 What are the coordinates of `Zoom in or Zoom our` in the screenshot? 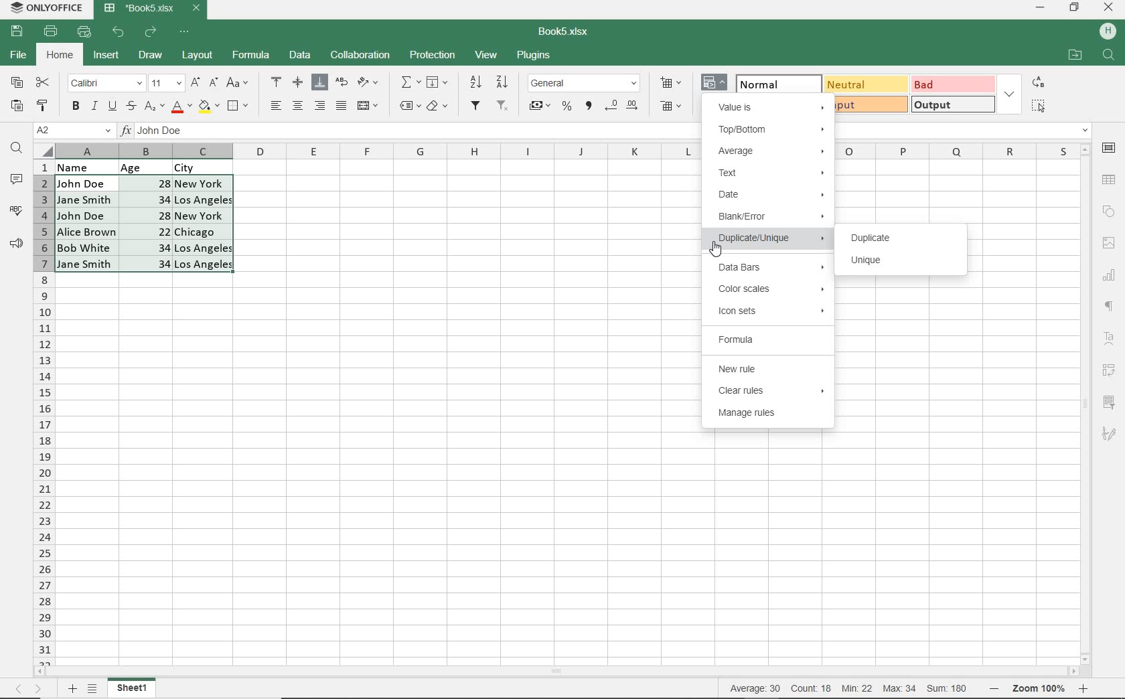 It's located at (1043, 688).